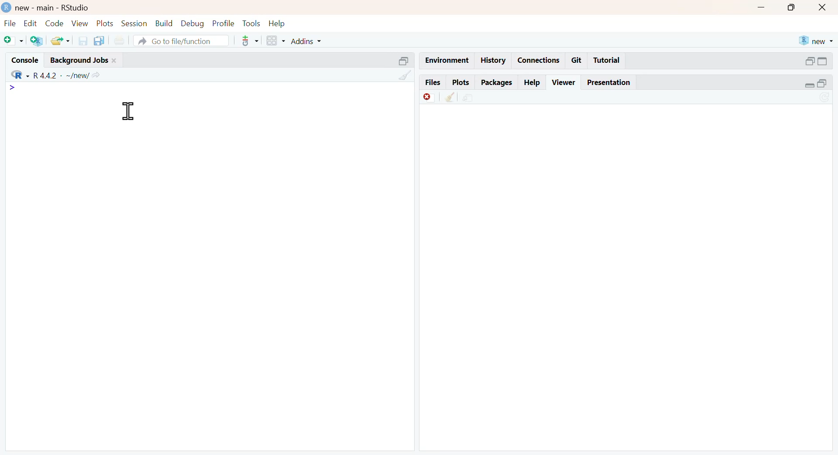  What do you see at coordinates (13, 88) in the screenshot?
I see `>` at bounding box center [13, 88].